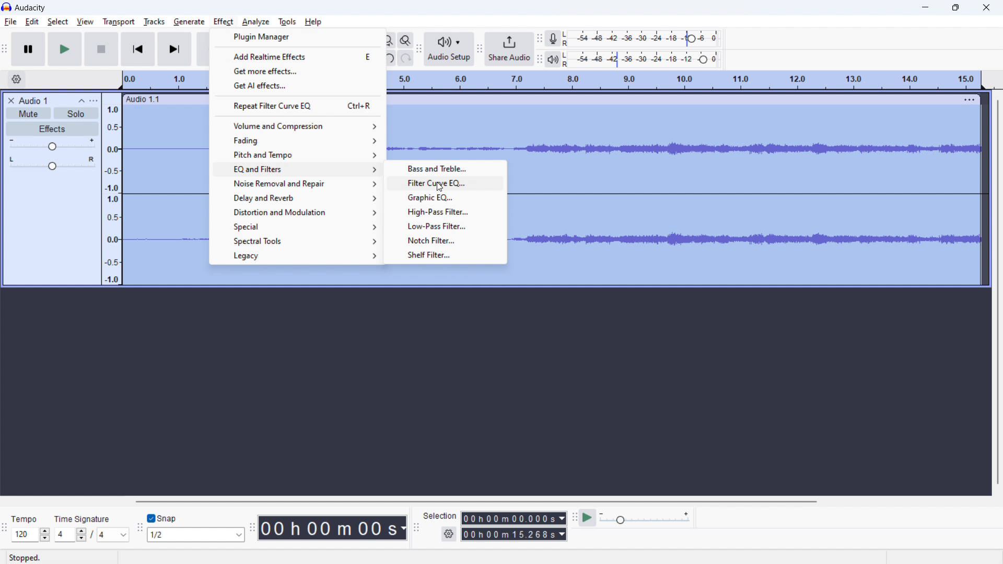 This screenshot has width=1003, height=564. I want to click on redo, so click(407, 57).